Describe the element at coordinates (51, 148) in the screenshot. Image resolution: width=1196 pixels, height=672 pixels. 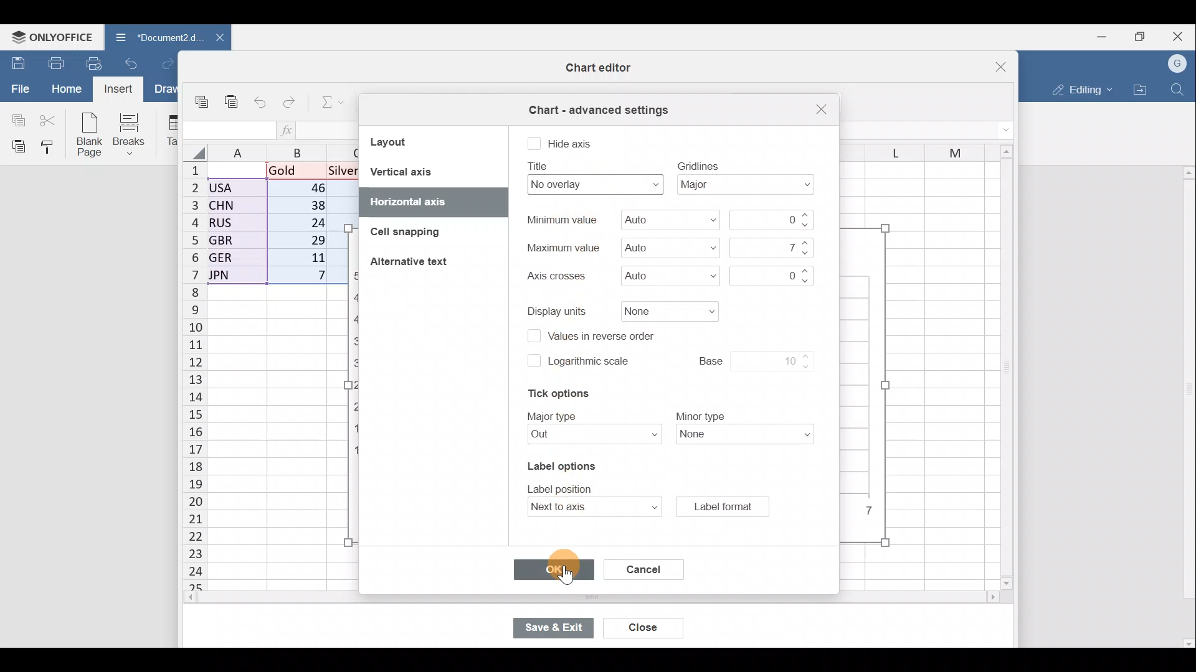
I see `Copy style` at that location.